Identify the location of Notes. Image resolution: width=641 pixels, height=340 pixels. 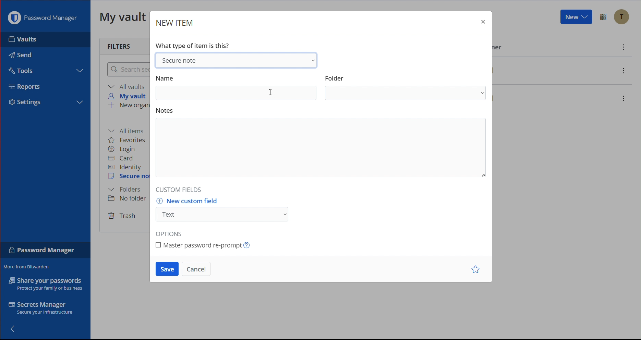
(322, 144).